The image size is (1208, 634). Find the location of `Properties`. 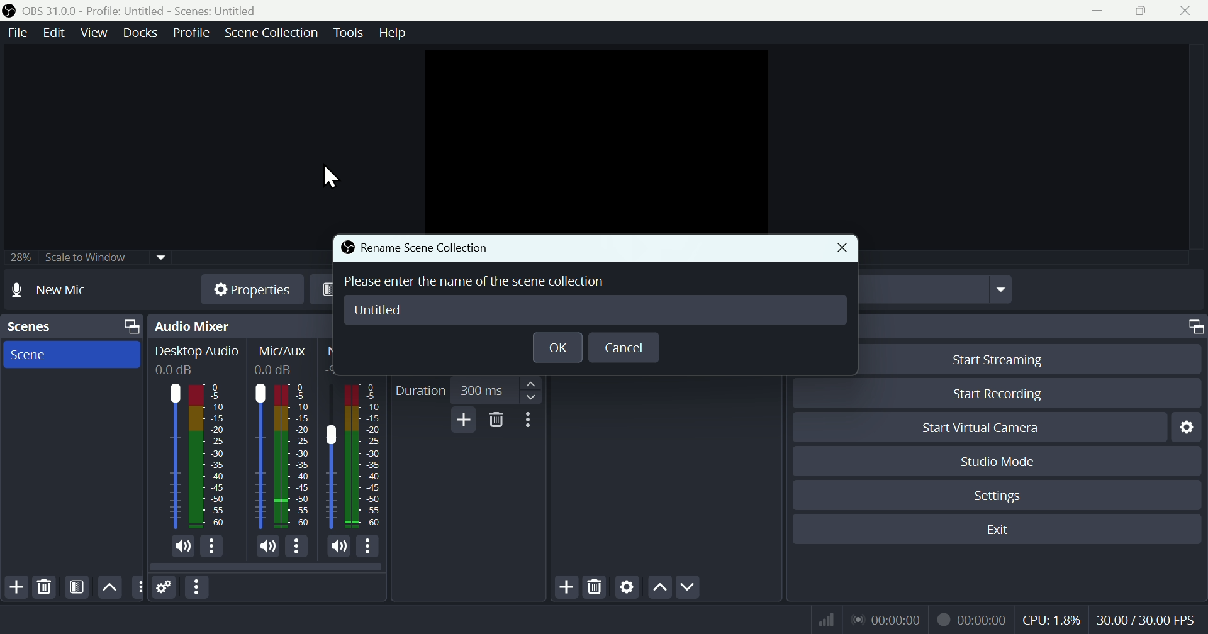

Properties is located at coordinates (247, 289).